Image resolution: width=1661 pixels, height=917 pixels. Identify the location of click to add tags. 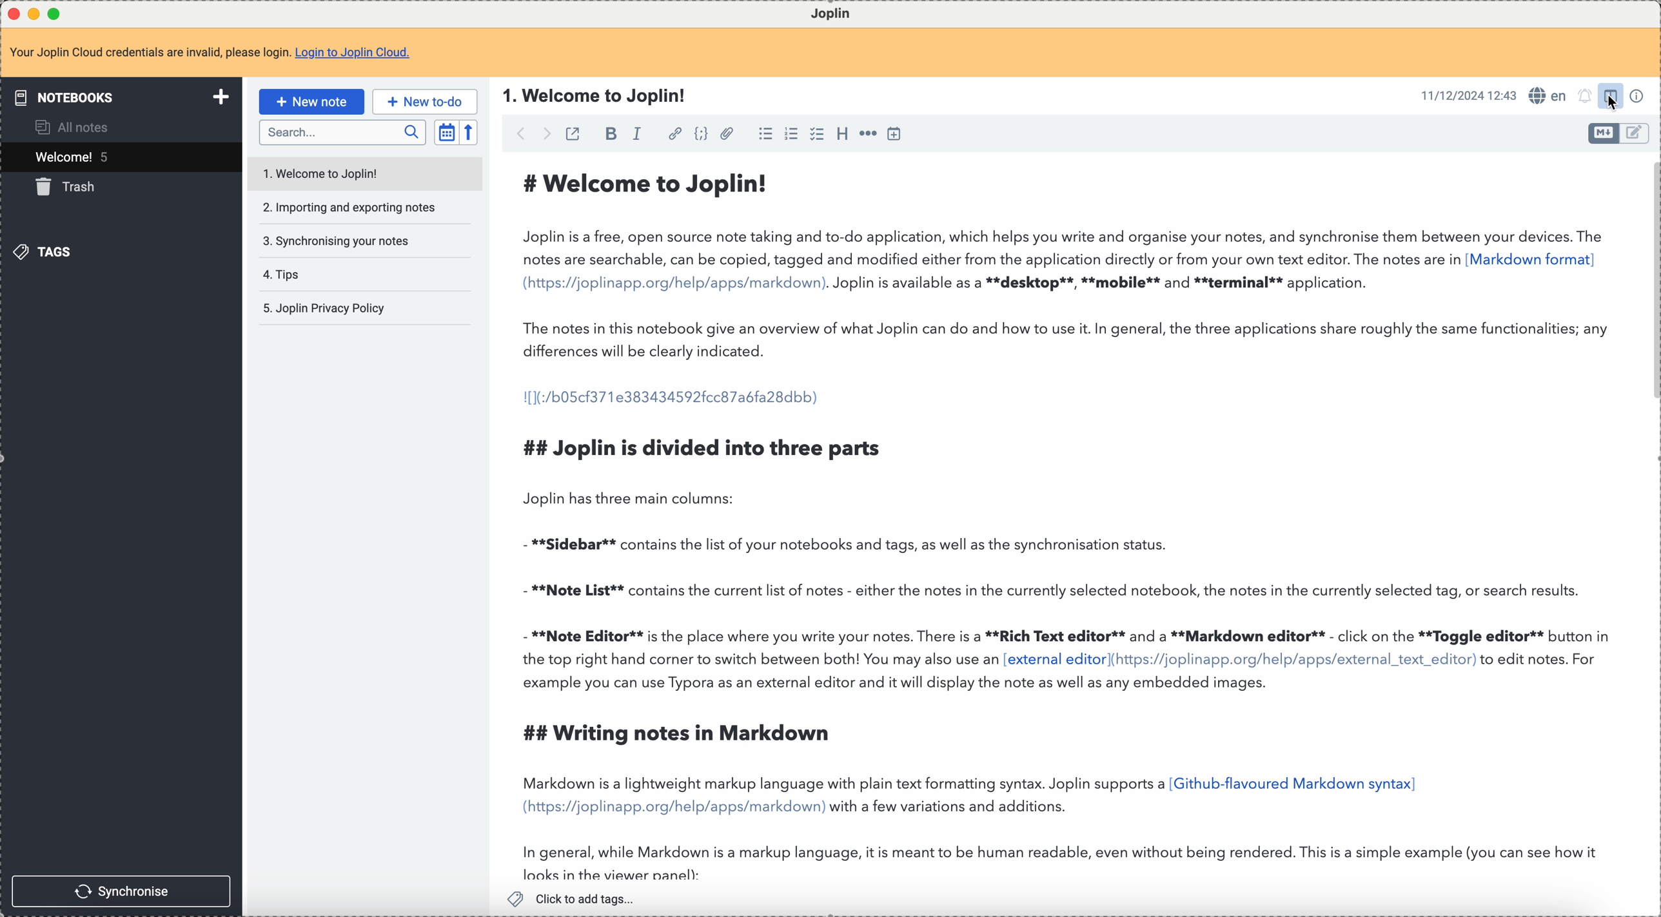
(575, 899).